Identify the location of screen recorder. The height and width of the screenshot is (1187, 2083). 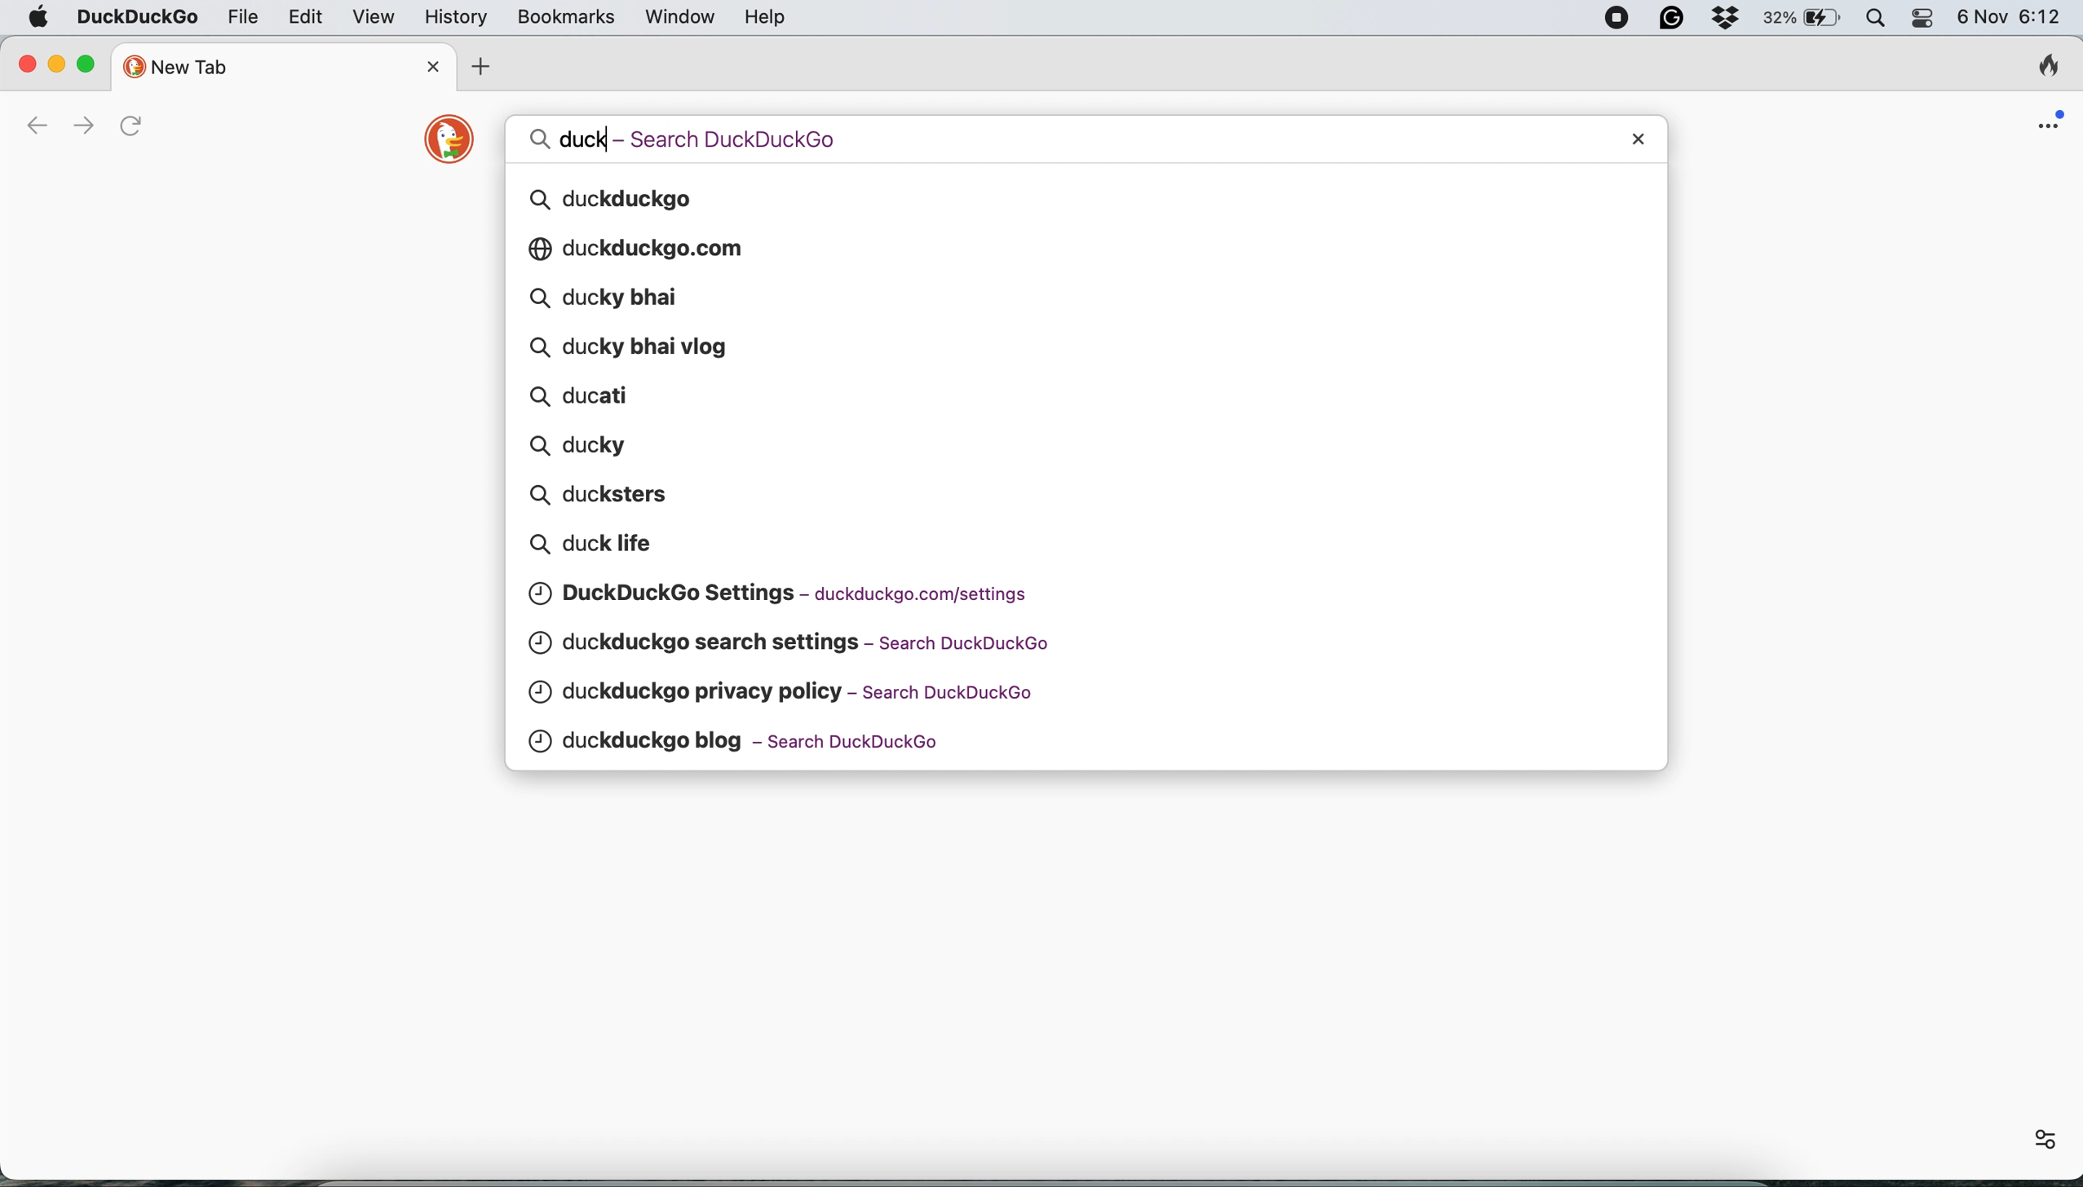
(1617, 18).